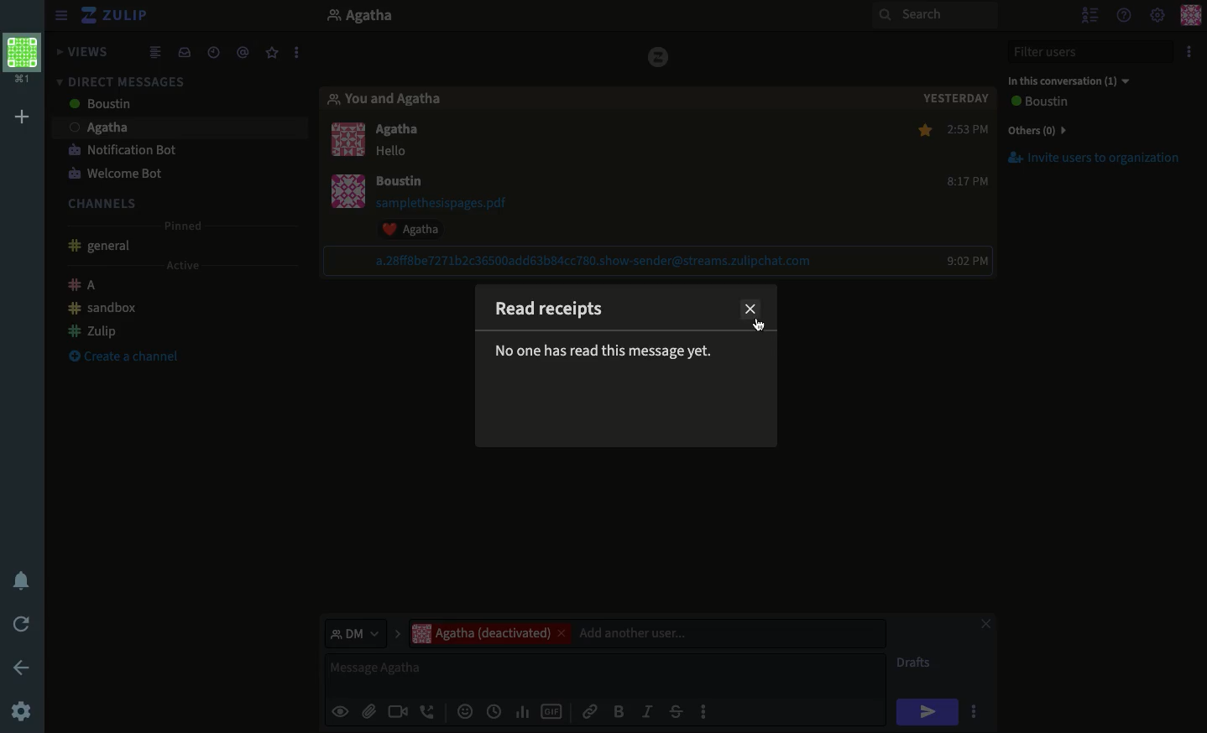 Image resolution: width=1207 pixels, height=733 pixels. What do you see at coordinates (273, 54) in the screenshot?
I see `Favorite` at bounding box center [273, 54].